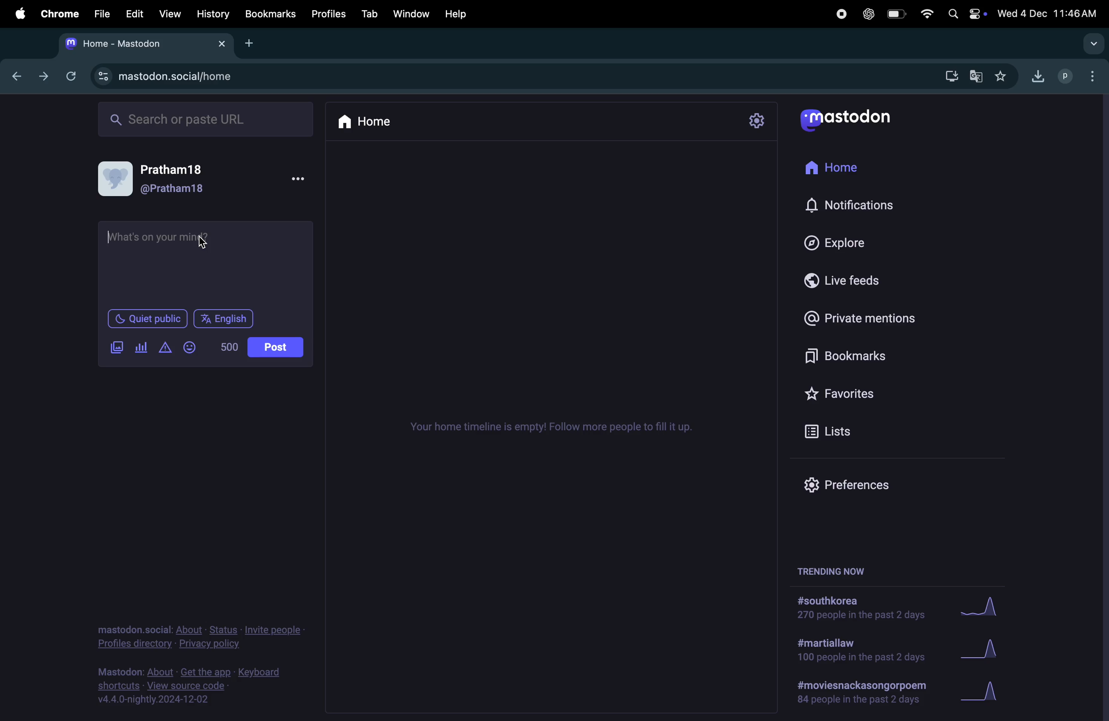  What do you see at coordinates (859, 652) in the screenshot?
I see `#martiallaw` at bounding box center [859, 652].